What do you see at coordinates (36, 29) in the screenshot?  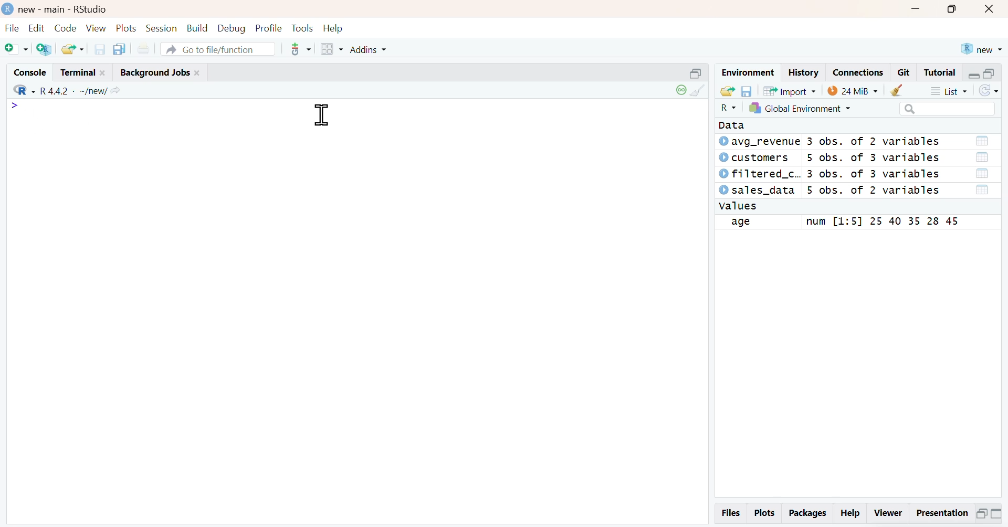 I see `Edit` at bounding box center [36, 29].